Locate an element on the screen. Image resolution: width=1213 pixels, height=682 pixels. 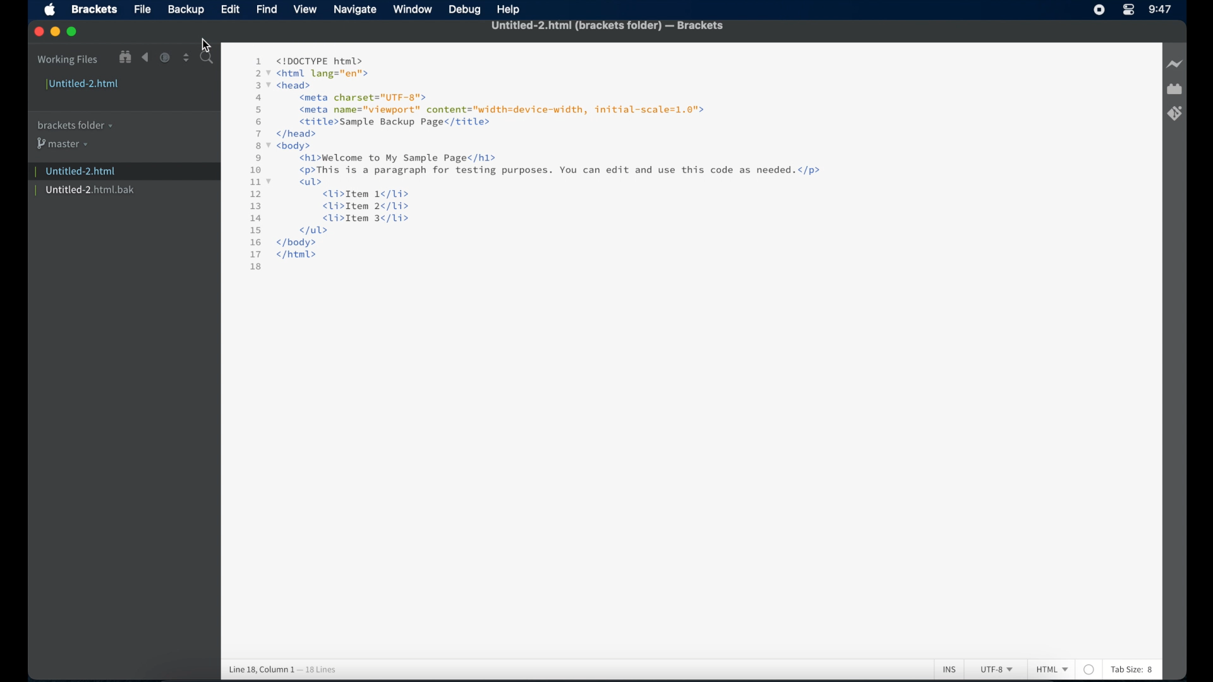
apple icon is located at coordinates (50, 10).